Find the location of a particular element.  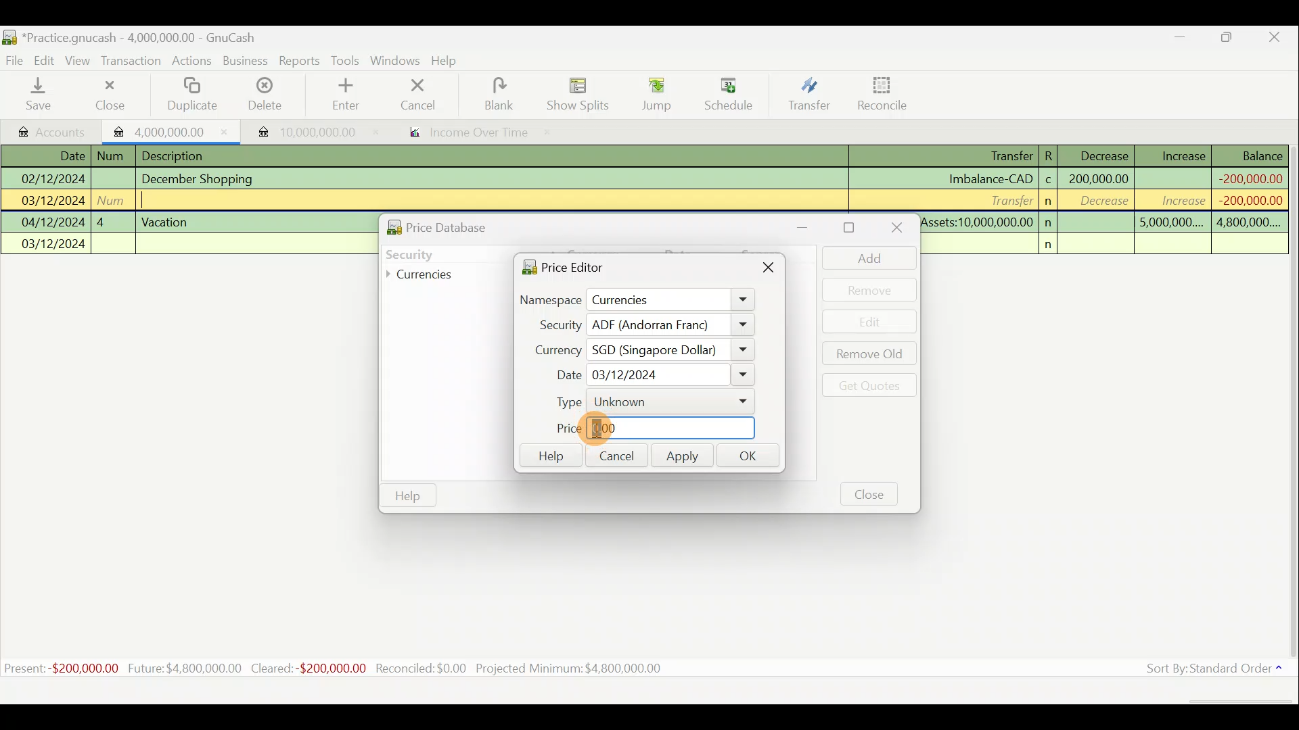

Add is located at coordinates (863, 258).